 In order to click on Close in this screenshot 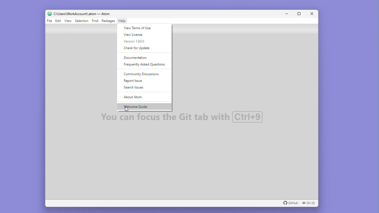, I will do `click(311, 14)`.